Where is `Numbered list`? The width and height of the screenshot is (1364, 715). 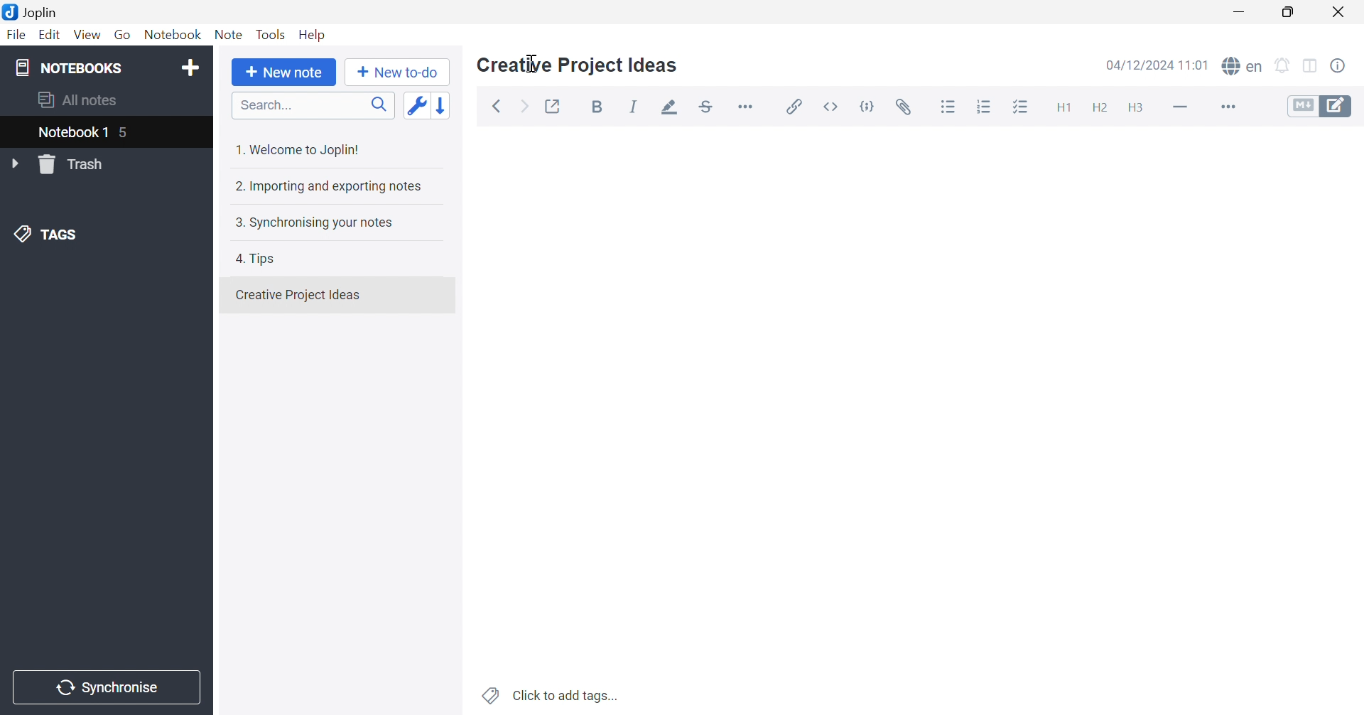 Numbered list is located at coordinates (985, 108).